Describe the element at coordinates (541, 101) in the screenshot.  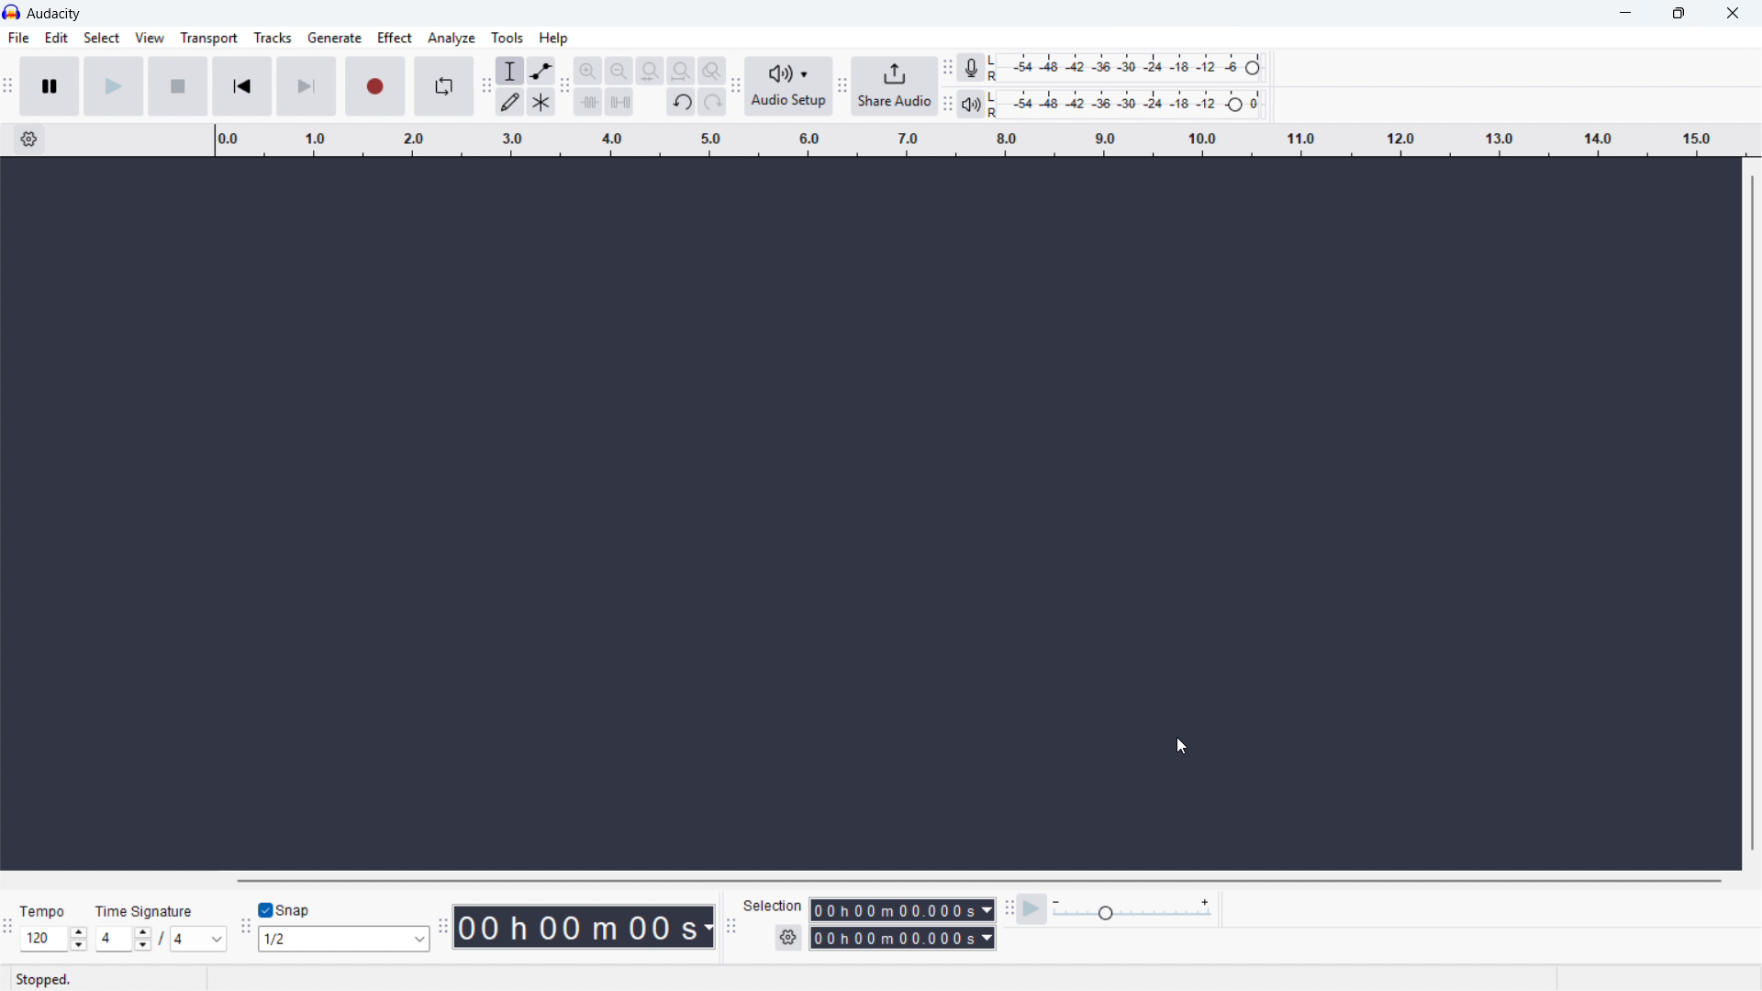
I see `multi tool` at that location.